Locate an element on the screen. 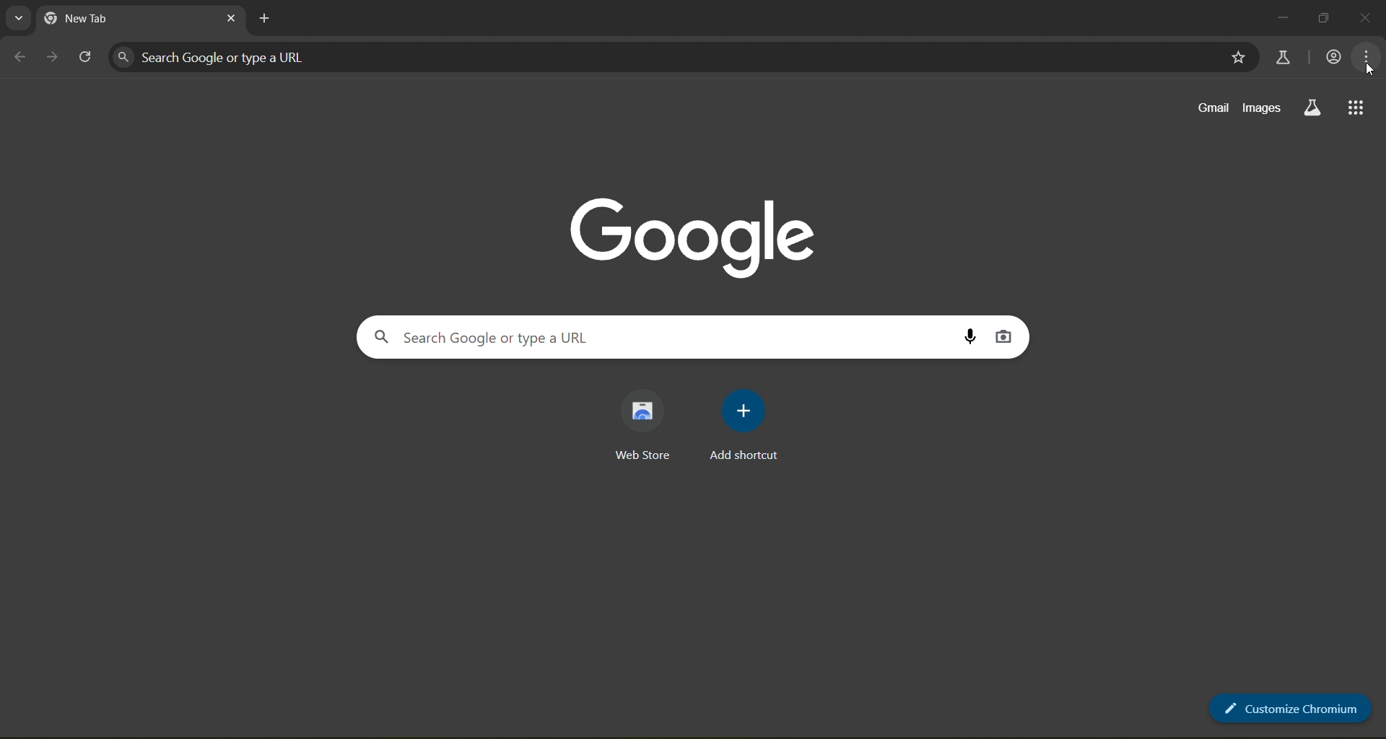 The image size is (1386, 739). search labs is located at coordinates (1311, 108).